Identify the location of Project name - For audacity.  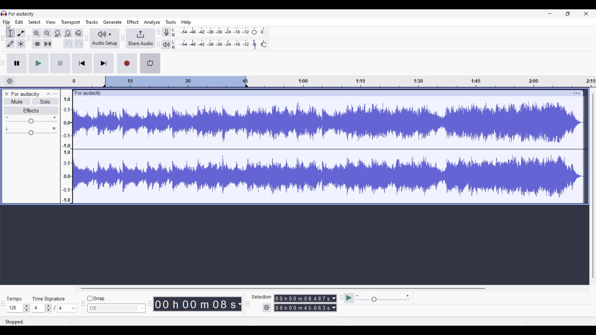
(22, 14).